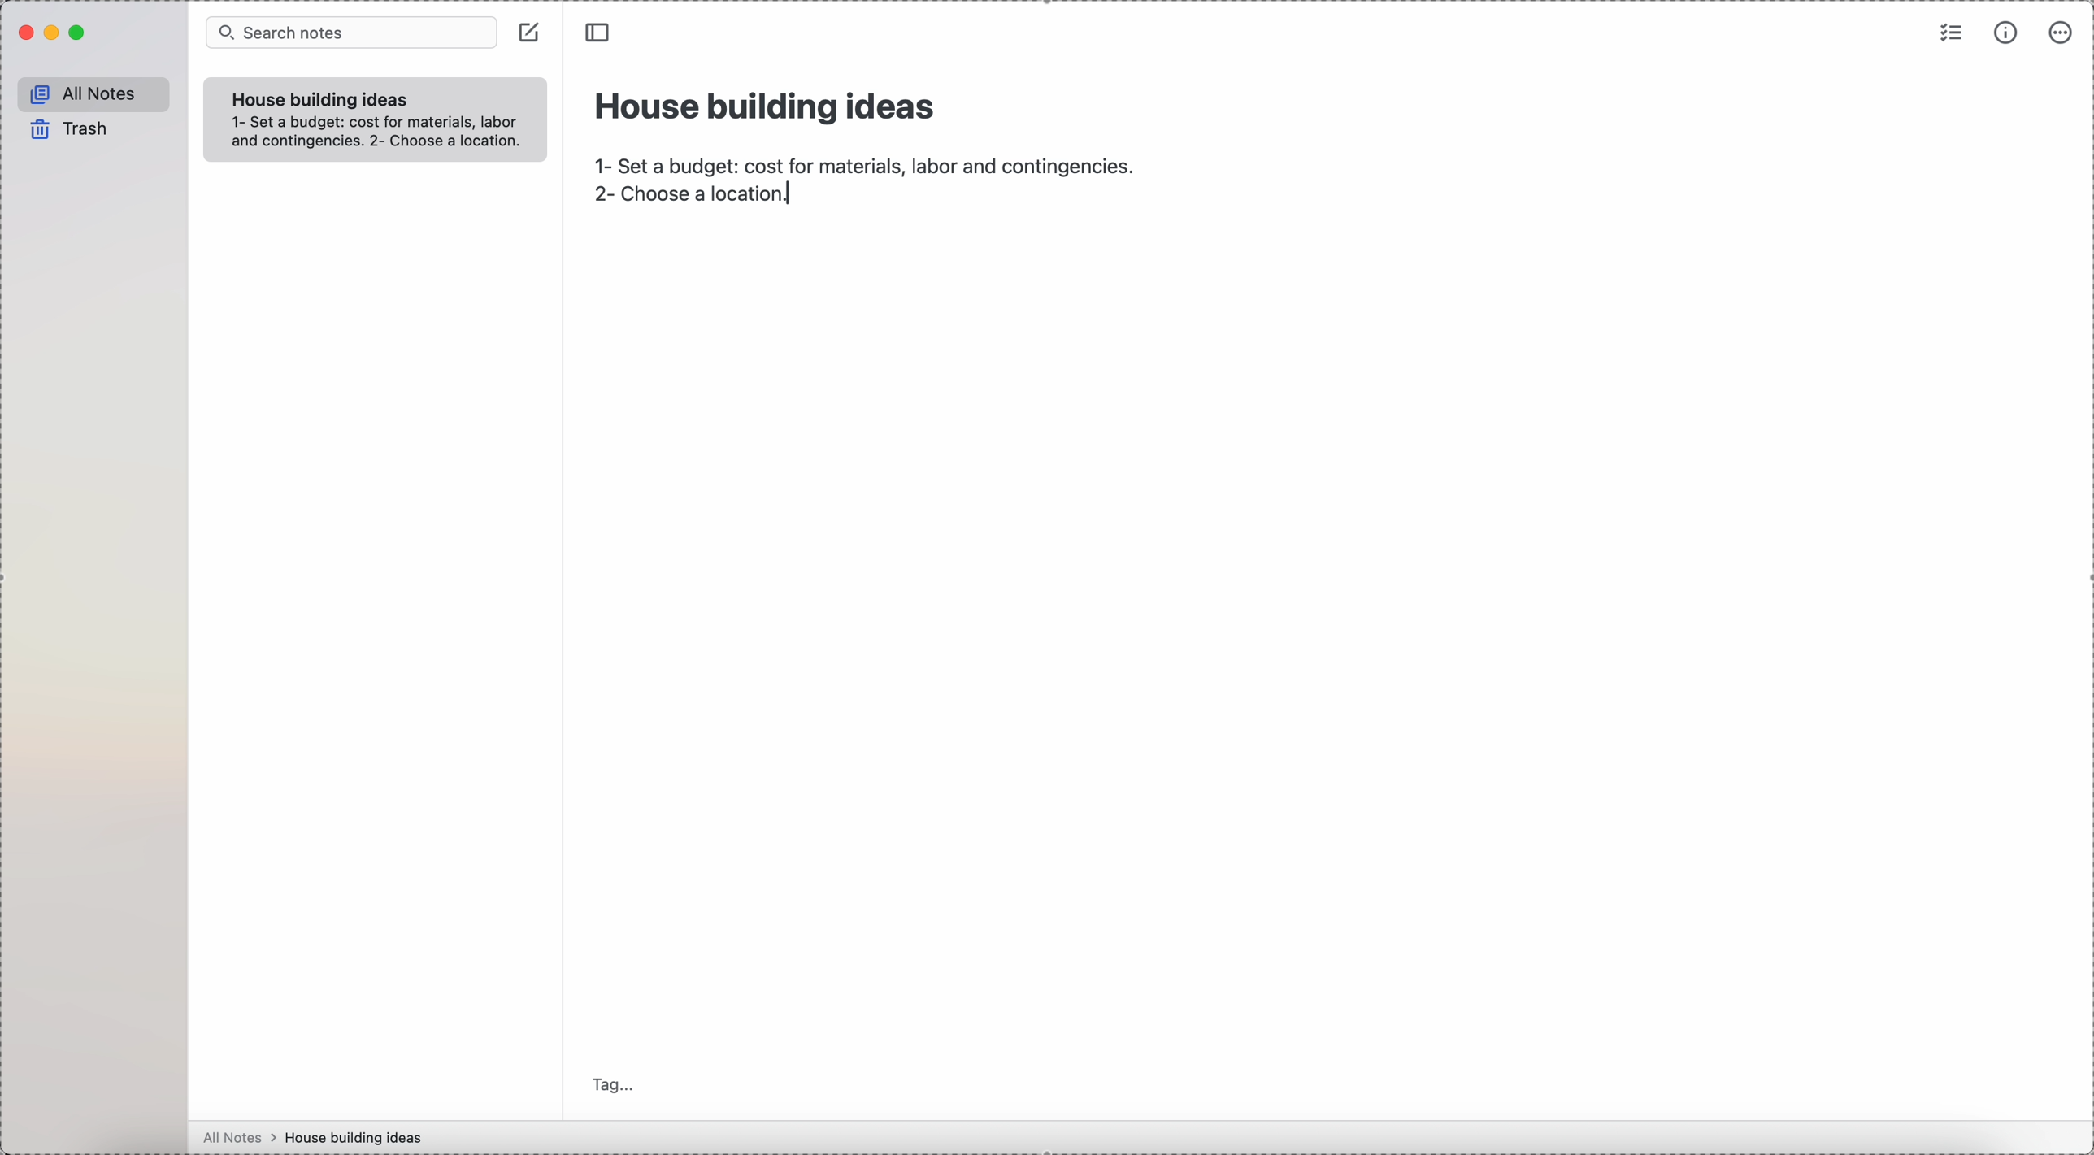  I want to click on house building ideas, so click(321, 99).